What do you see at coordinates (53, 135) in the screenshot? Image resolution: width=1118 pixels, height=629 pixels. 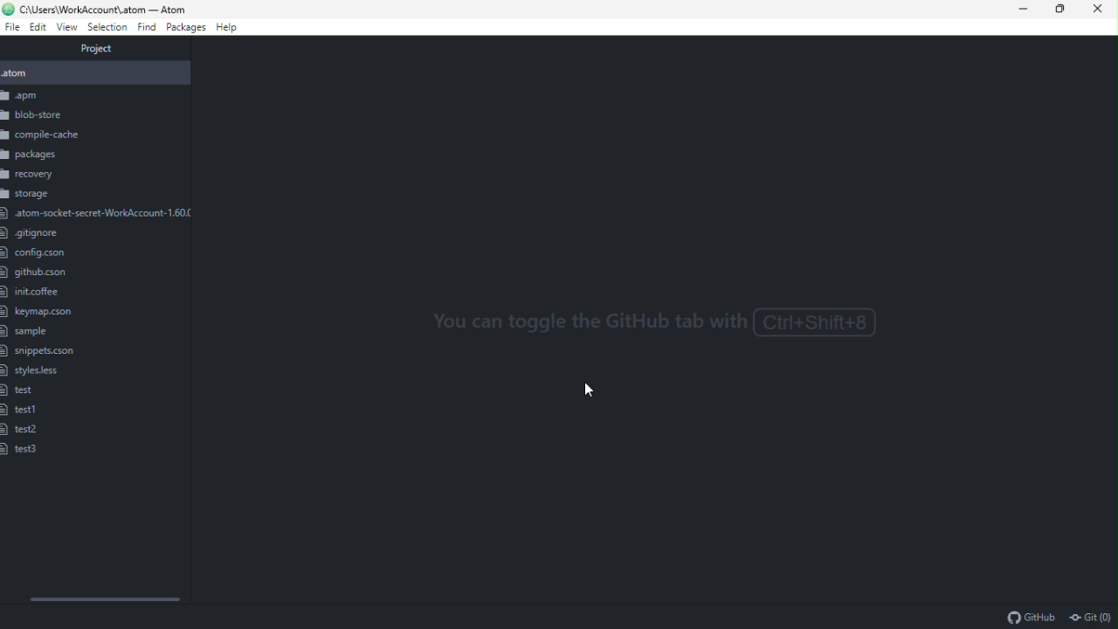 I see `compile-cache` at bounding box center [53, 135].